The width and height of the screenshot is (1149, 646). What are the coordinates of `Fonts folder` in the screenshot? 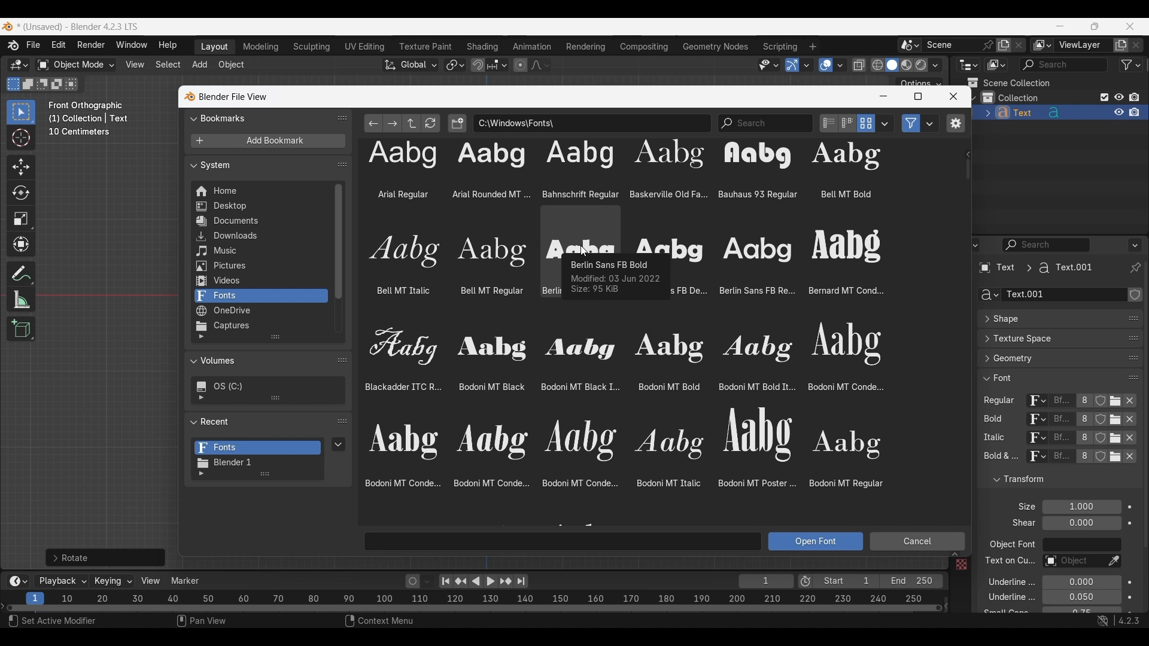 It's located at (258, 448).